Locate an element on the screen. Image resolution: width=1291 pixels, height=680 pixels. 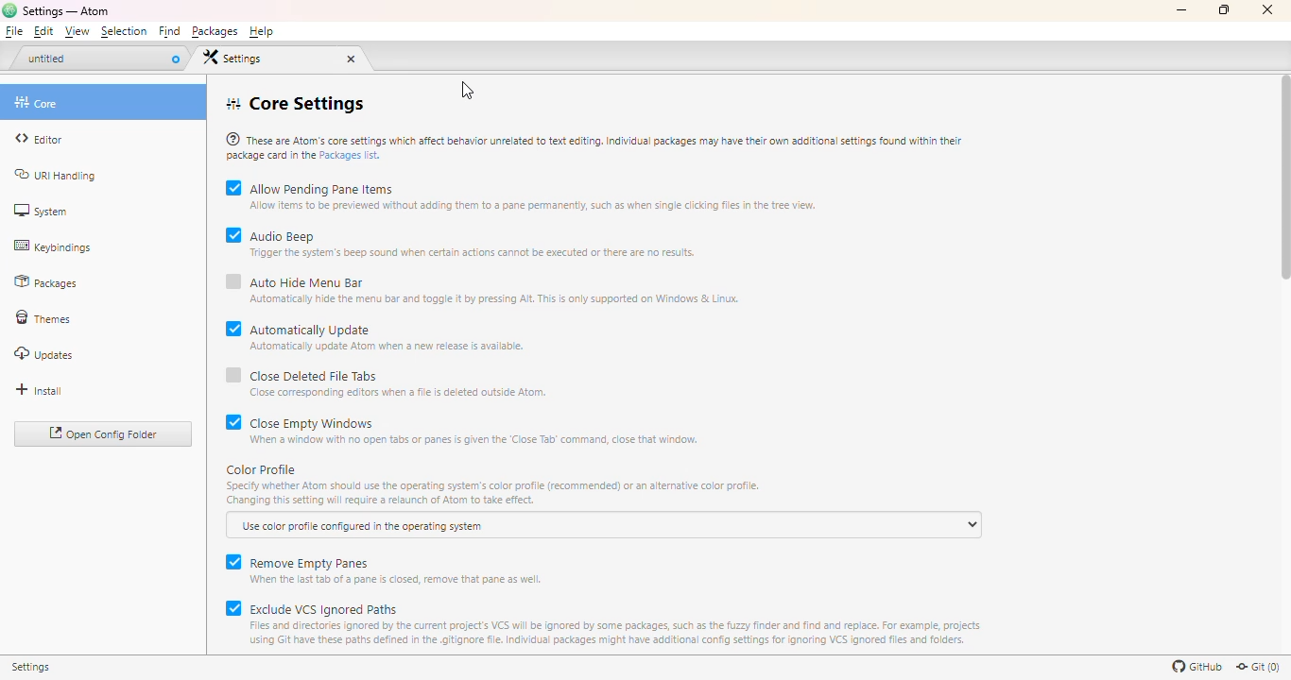
Selection is located at coordinates (124, 32).